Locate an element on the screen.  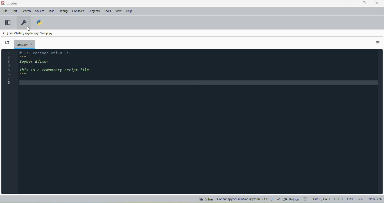
temporary file is located at coordinates (24, 44).